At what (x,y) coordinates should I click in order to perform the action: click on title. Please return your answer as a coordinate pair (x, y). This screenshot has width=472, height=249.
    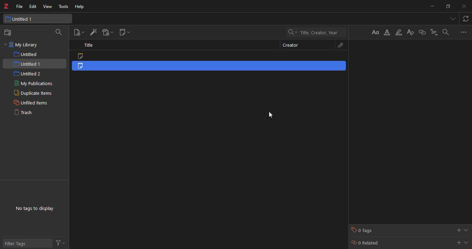
    Looking at the image, I should click on (87, 46).